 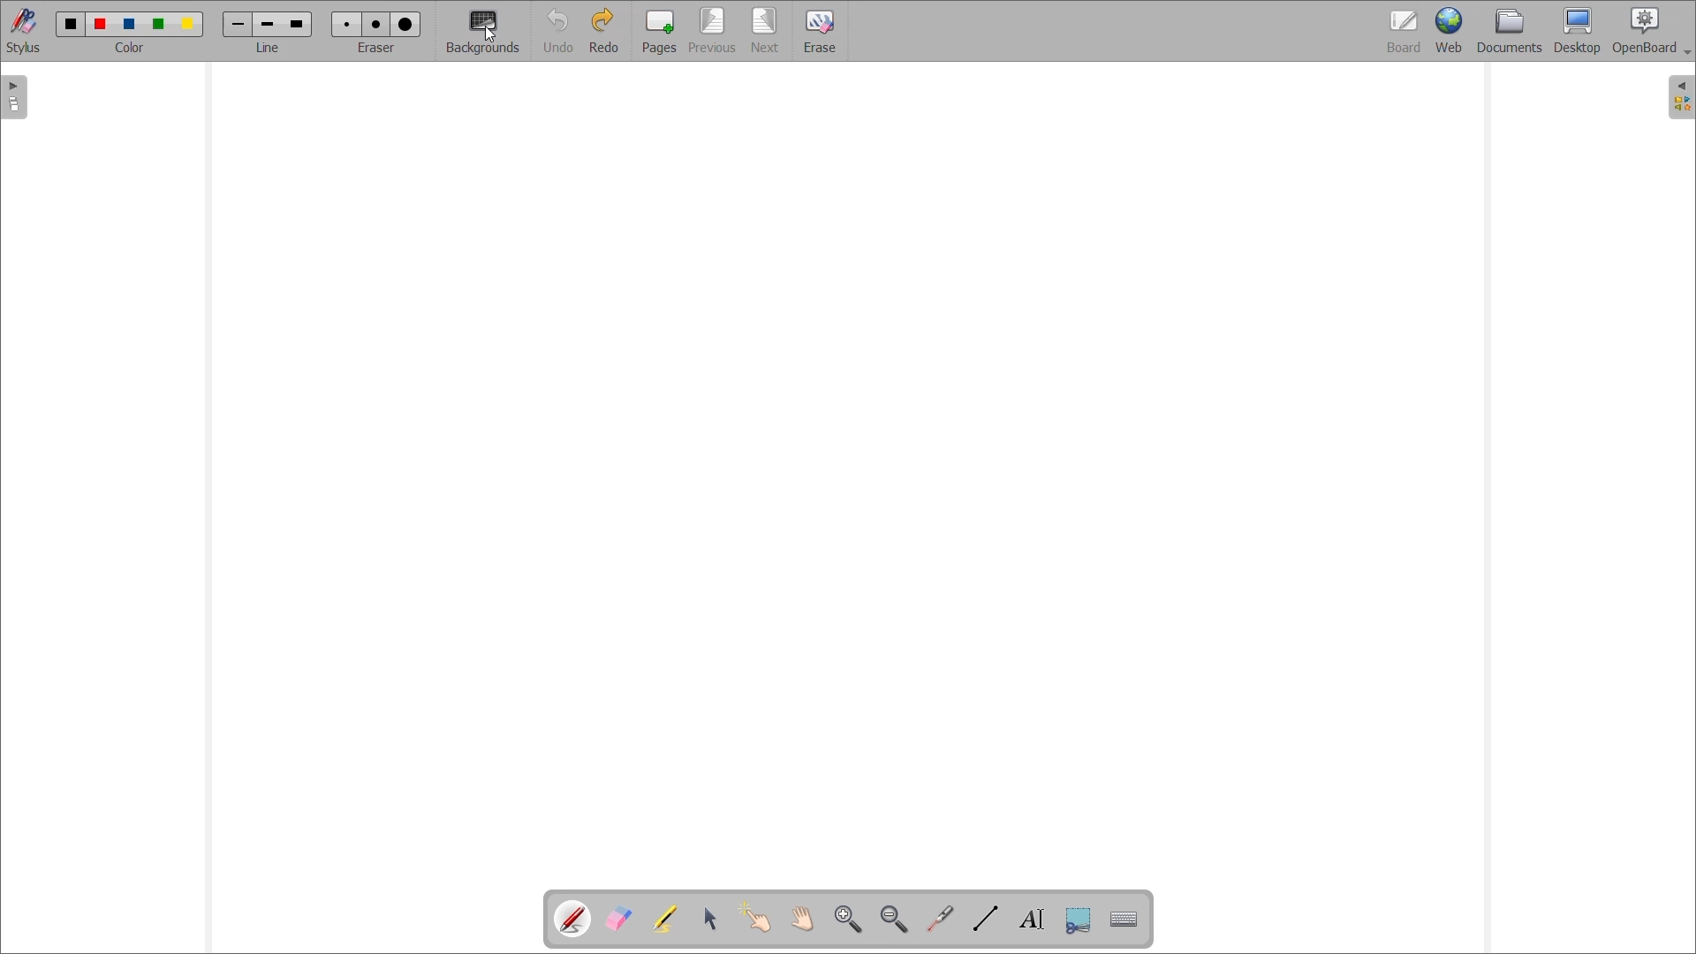 I want to click on Show/Hide the stylus menu at the bottom, so click(x=24, y=31).